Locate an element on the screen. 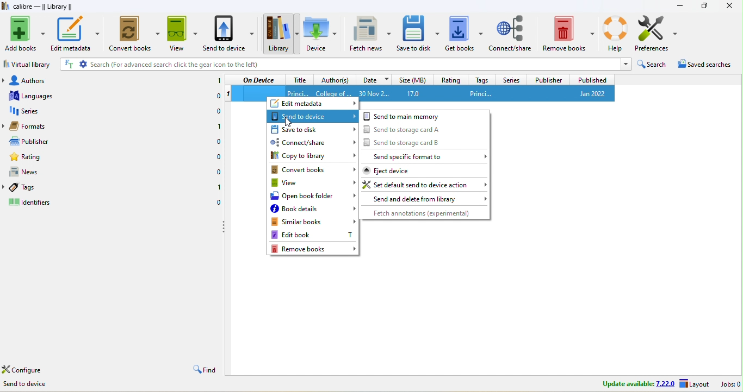 The image size is (743, 392). jobs 0 is located at coordinates (729, 384).